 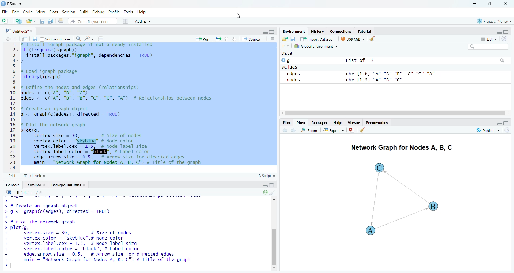 I want to click on * Source ~, so click(x=254, y=39).